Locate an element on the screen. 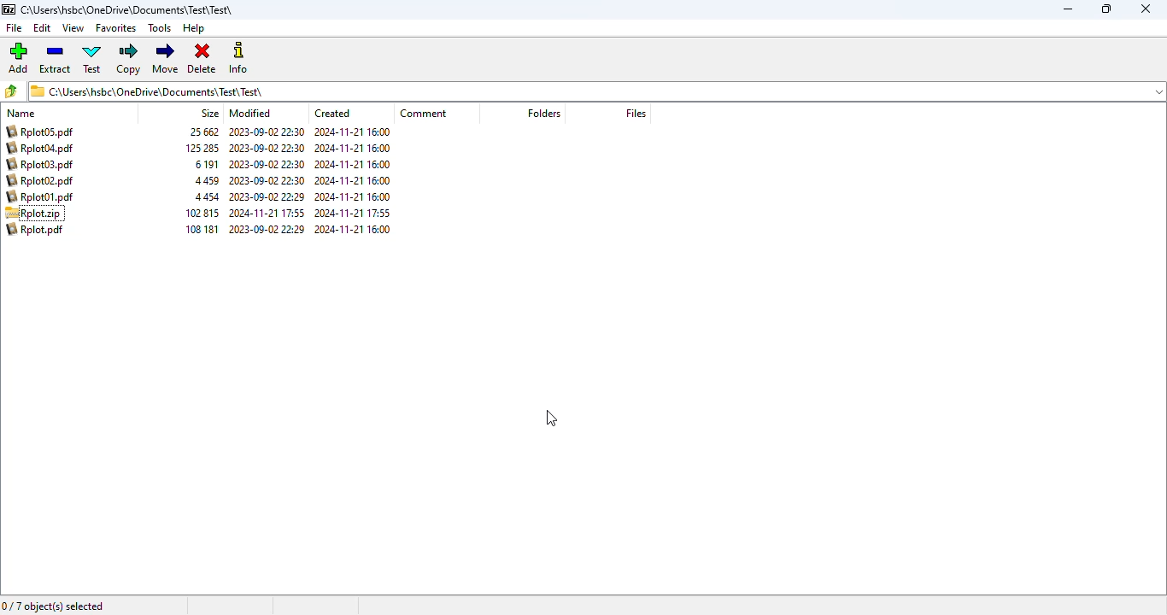 The image size is (1167, 615). 2023-09-02 22:30 is located at coordinates (267, 148).